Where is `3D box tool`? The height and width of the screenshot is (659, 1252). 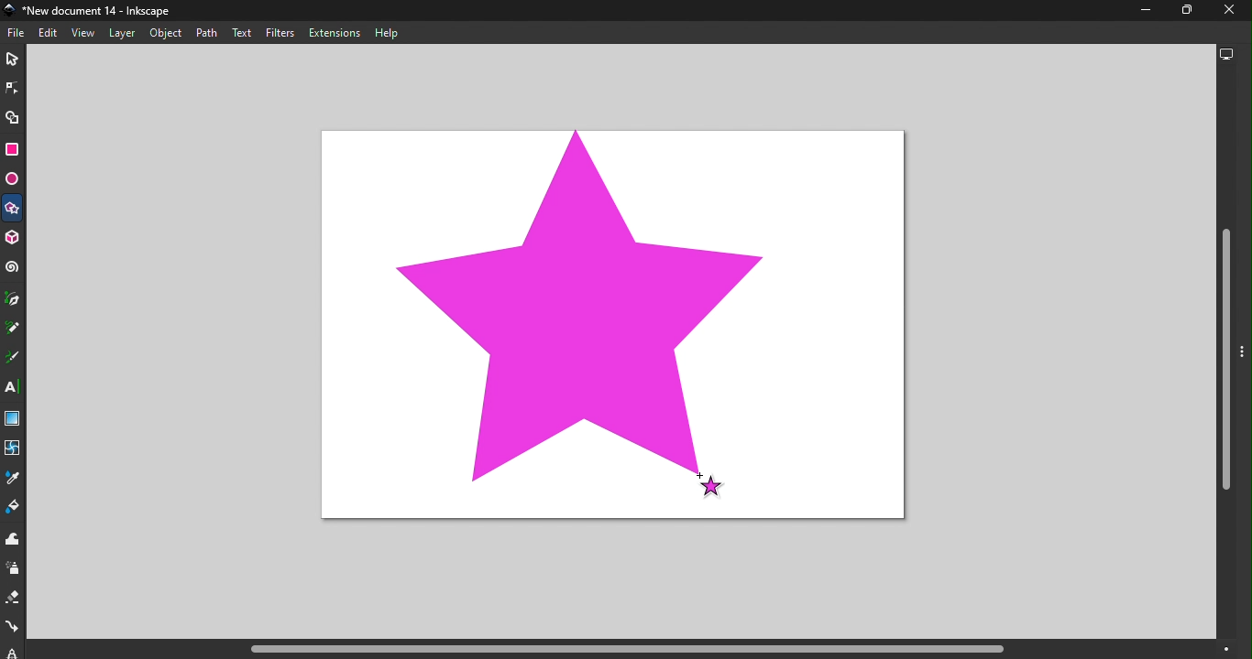
3D box tool is located at coordinates (14, 240).